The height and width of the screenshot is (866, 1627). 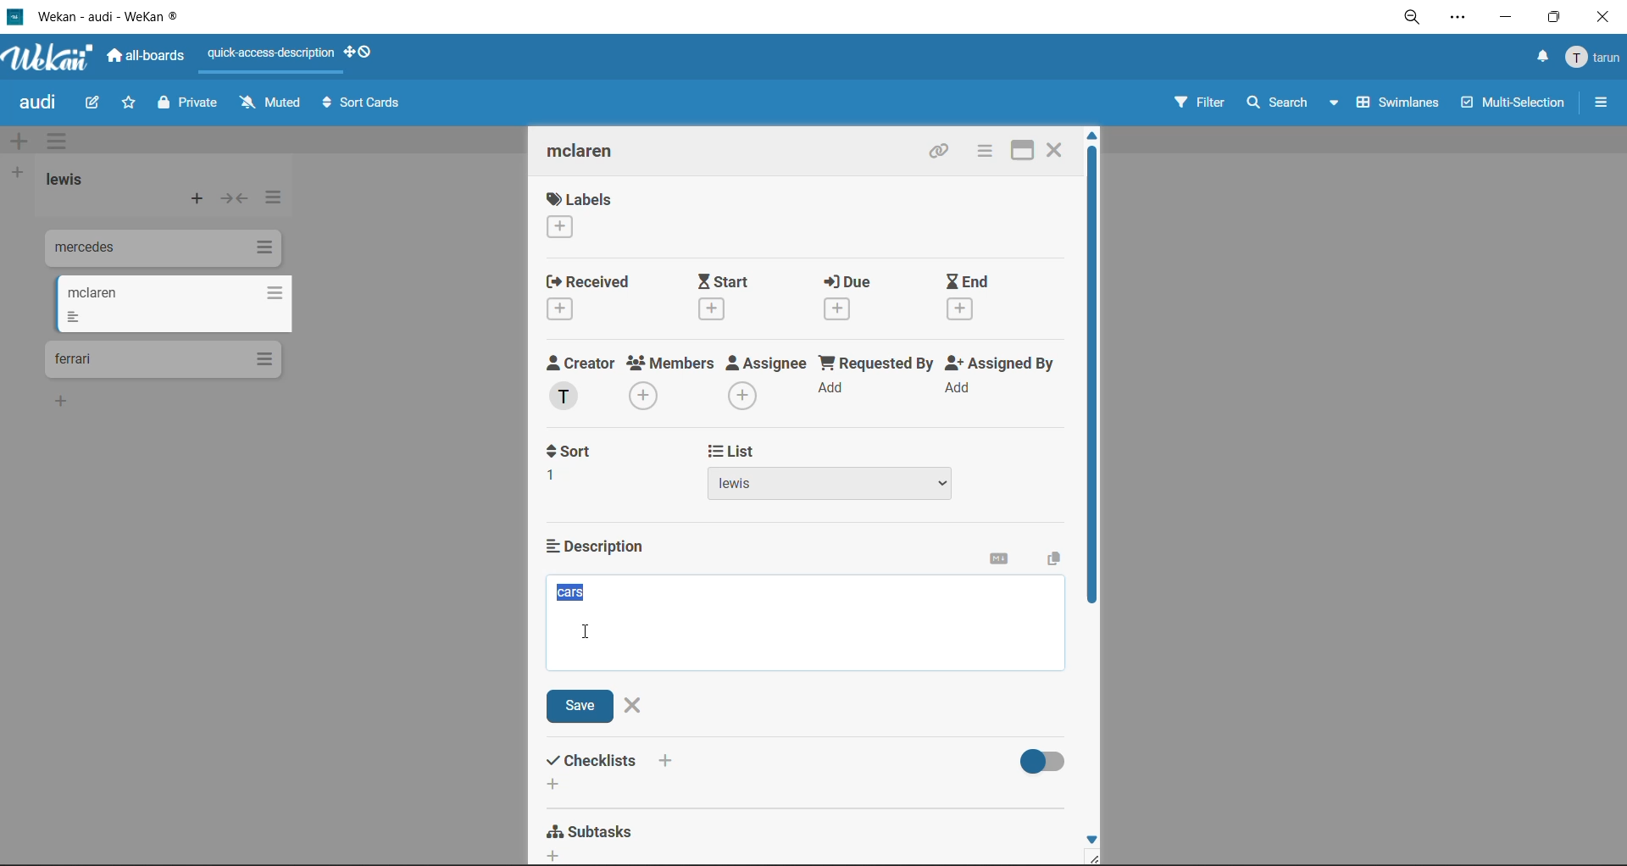 I want to click on notifications, so click(x=1540, y=59).